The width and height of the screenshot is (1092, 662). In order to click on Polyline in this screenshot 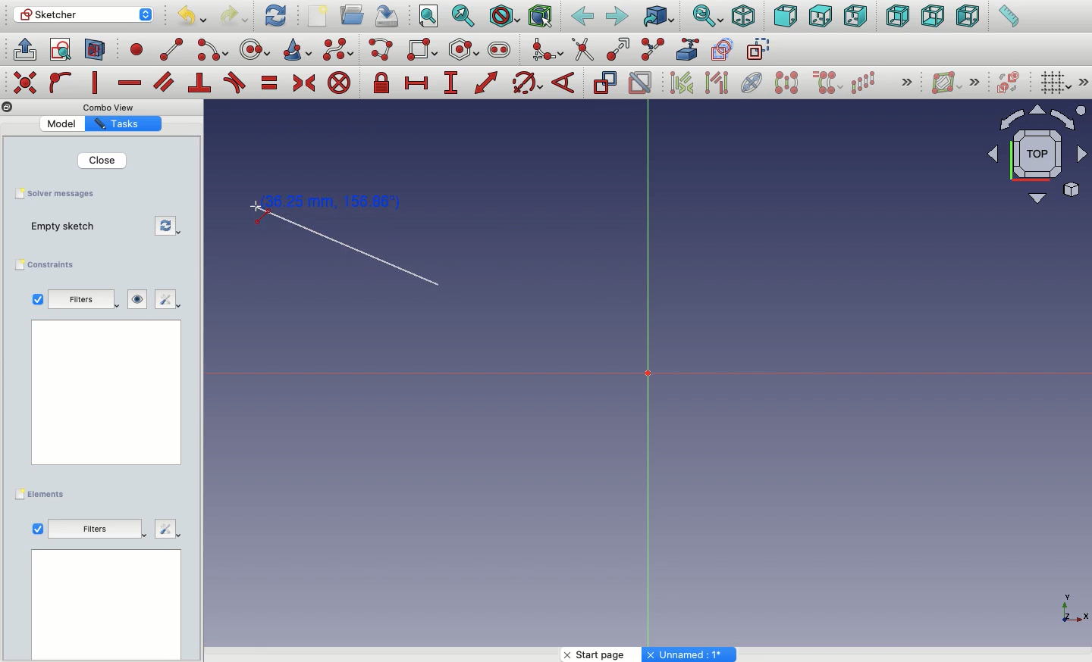, I will do `click(384, 50)`.